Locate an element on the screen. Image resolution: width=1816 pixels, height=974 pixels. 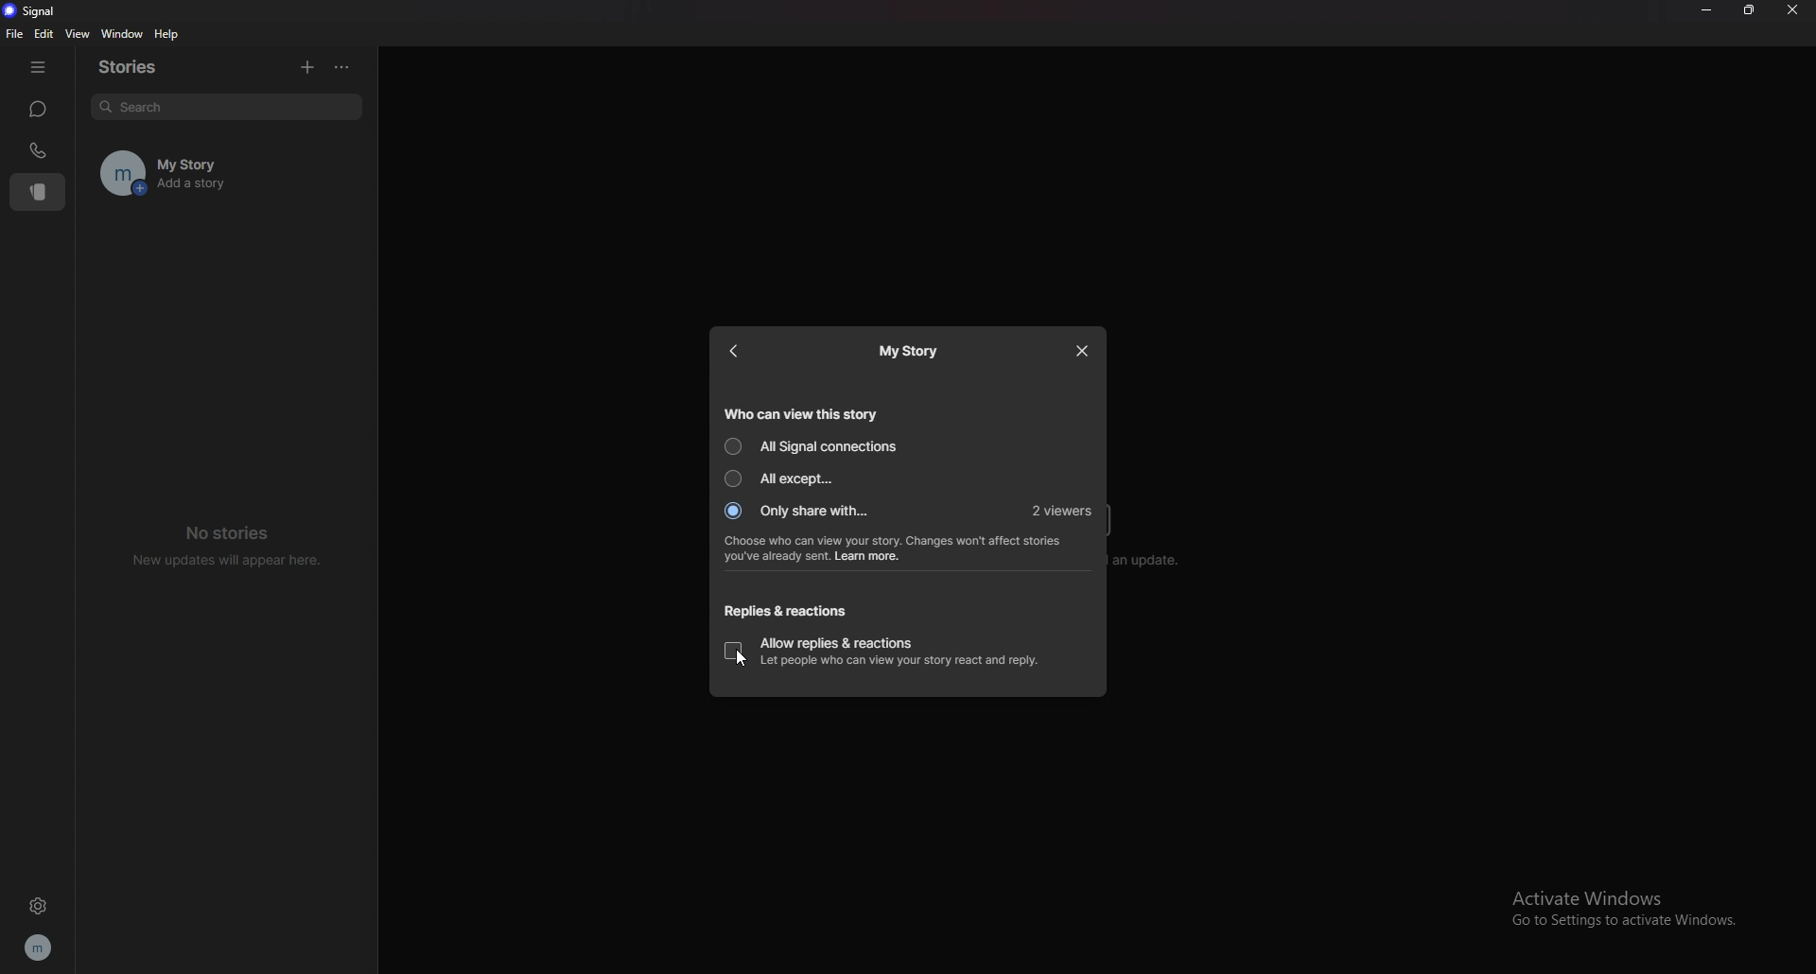
Activate Windows is located at coordinates (1609, 895).